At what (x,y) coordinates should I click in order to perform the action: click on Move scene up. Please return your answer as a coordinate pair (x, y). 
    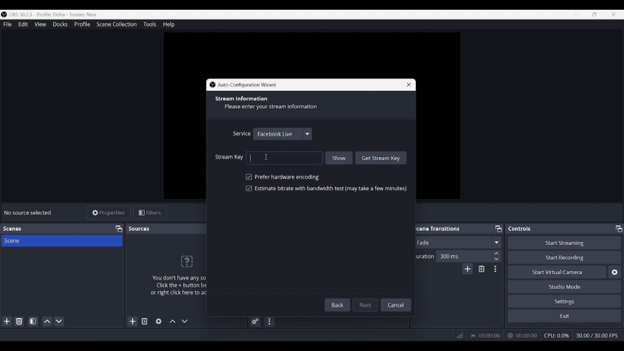
    Looking at the image, I should click on (47, 321).